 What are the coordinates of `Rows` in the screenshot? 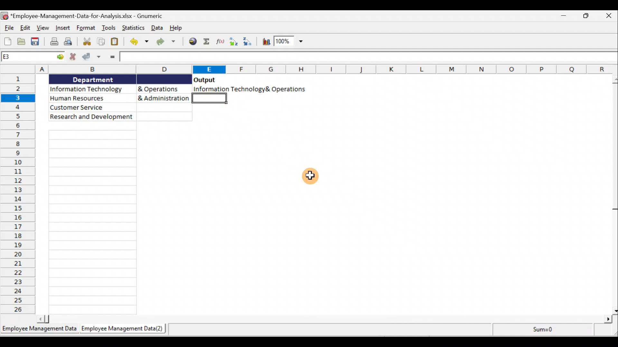 It's located at (19, 194).